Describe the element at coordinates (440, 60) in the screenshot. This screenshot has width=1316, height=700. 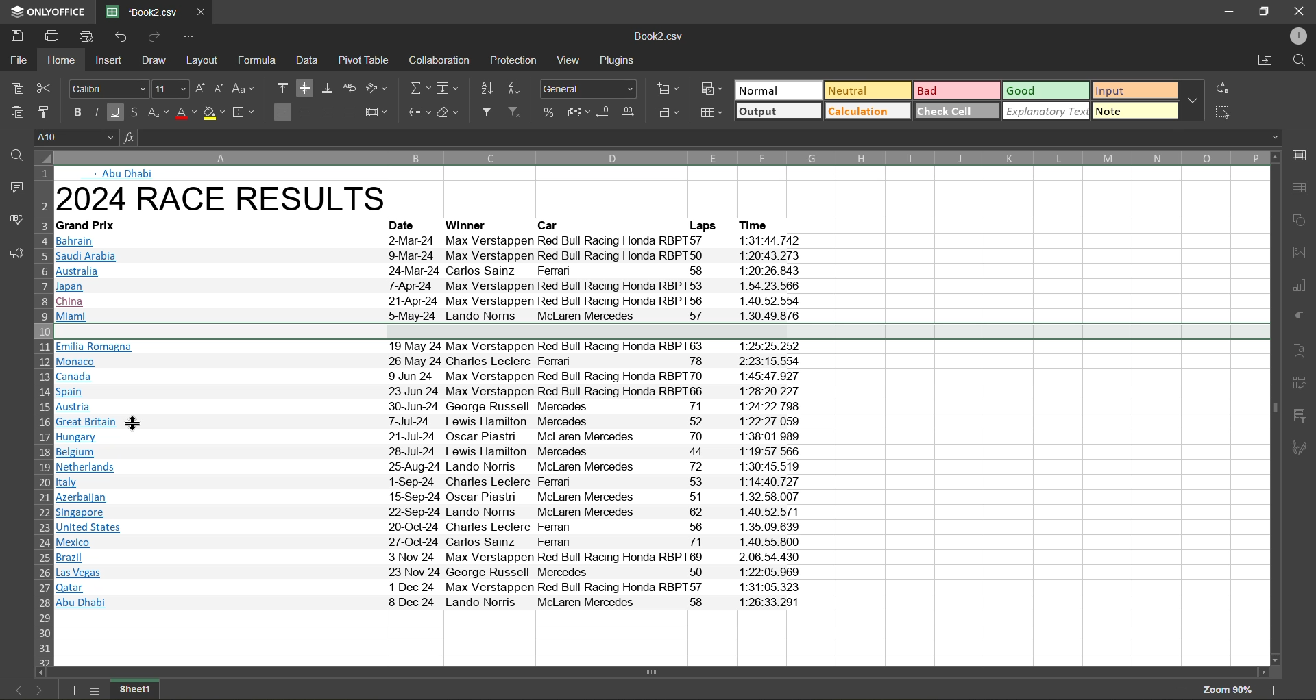
I see `collaboration` at that location.